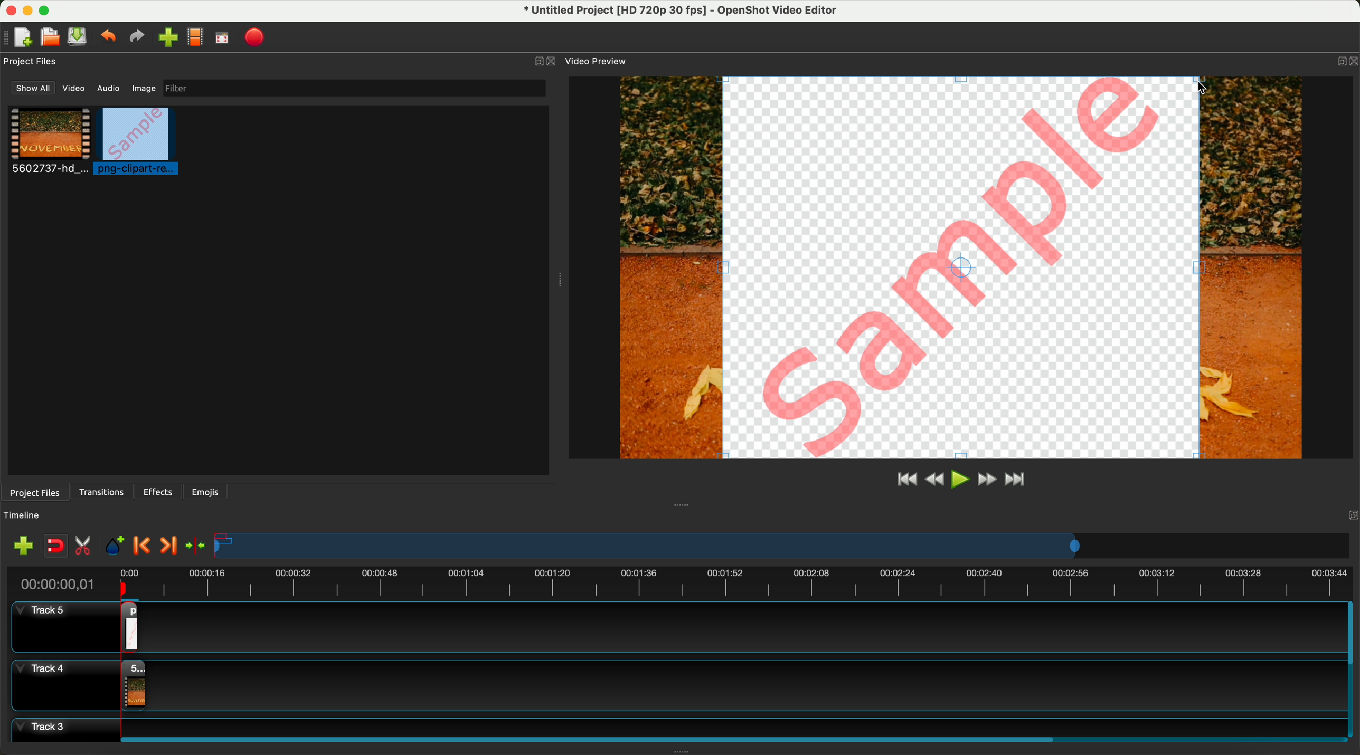  What do you see at coordinates (117, 548) in the screenshot?
I see `add mark` at bounding box center [117, 548].